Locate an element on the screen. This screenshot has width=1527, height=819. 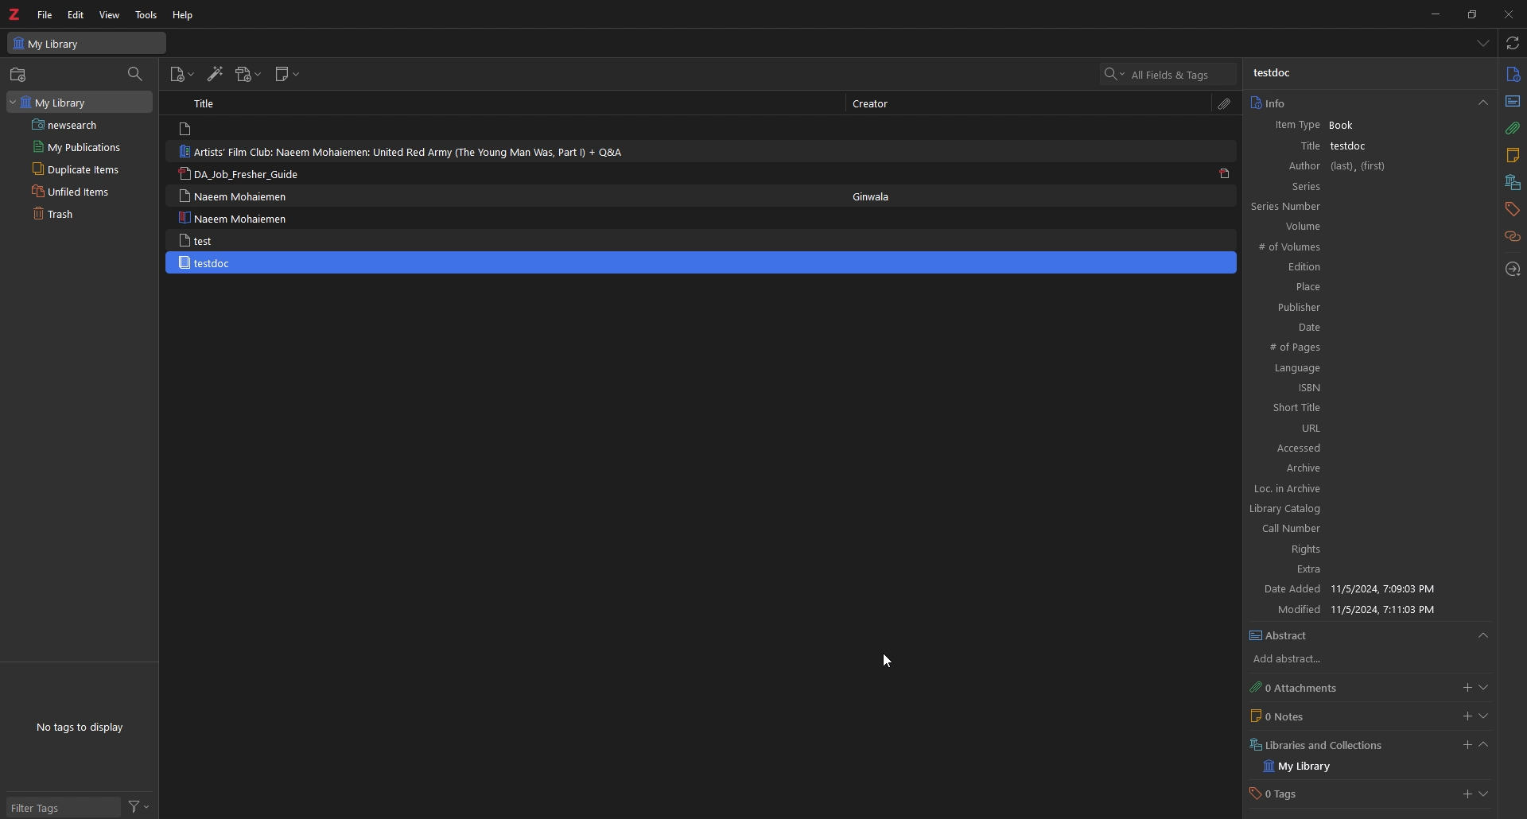
my library is located at coordinates (1312, 767).